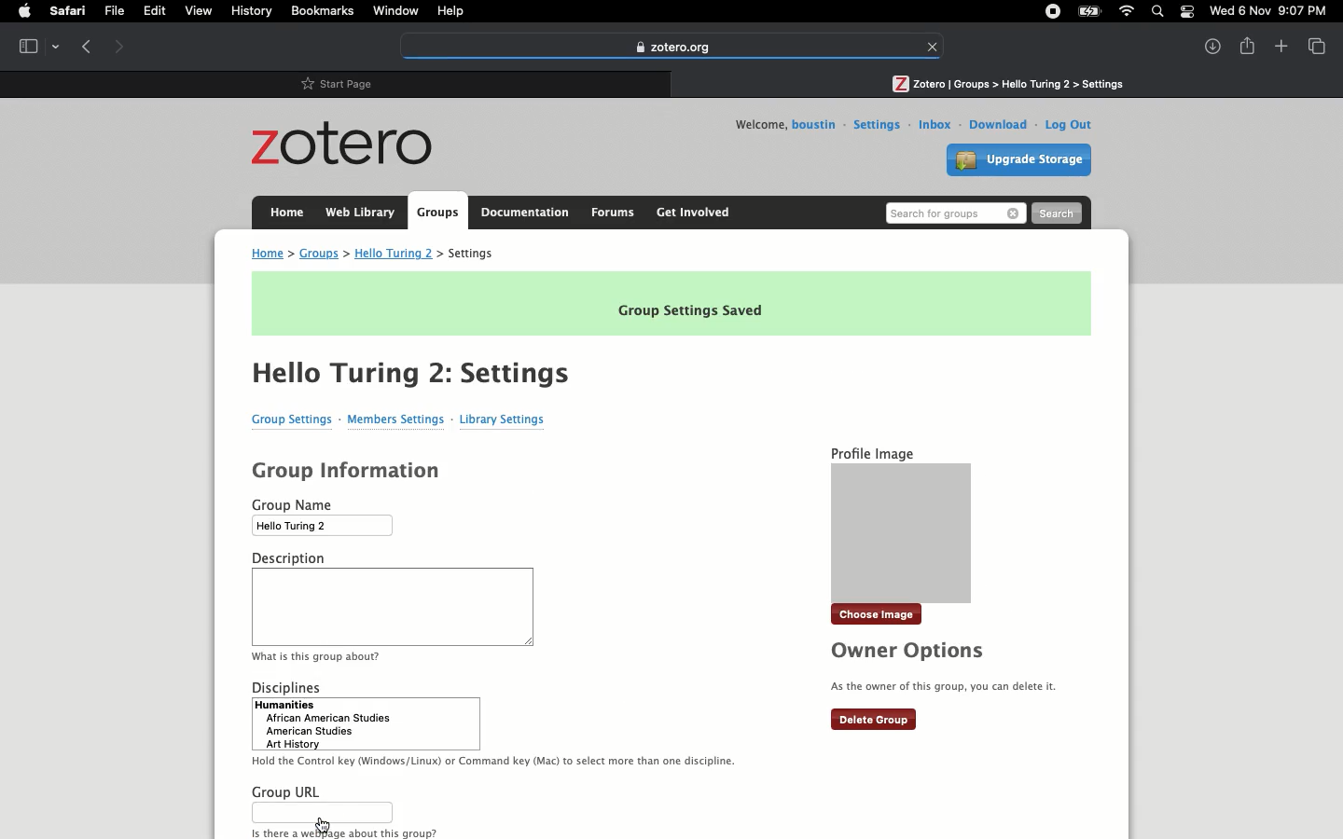 The image size is (1343, 839). What do you see at coordinates (1207, 45) in the screenshot?
I see `Downlaods` at bounding box center [1207, 45].